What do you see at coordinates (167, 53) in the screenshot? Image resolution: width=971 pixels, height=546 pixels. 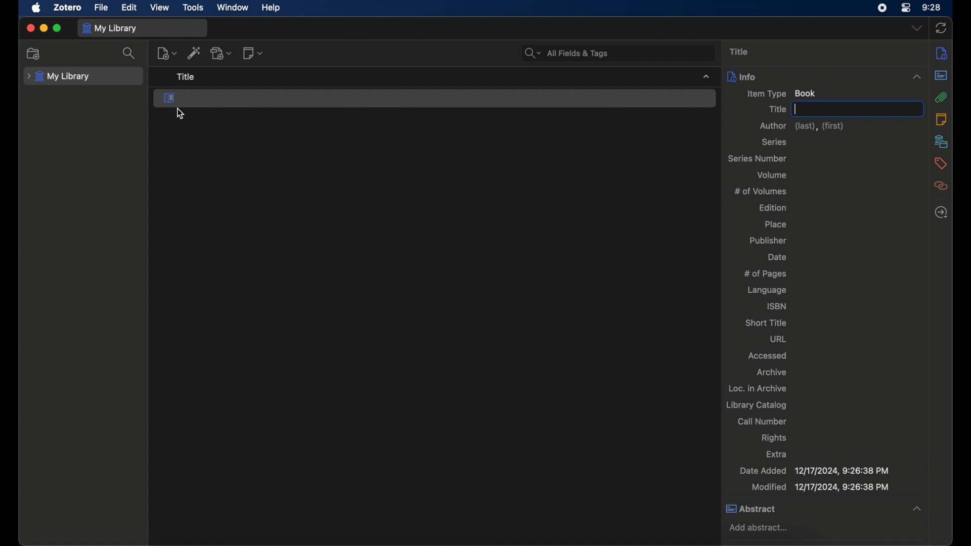 I see `new items` at bounding box center [167, 53].